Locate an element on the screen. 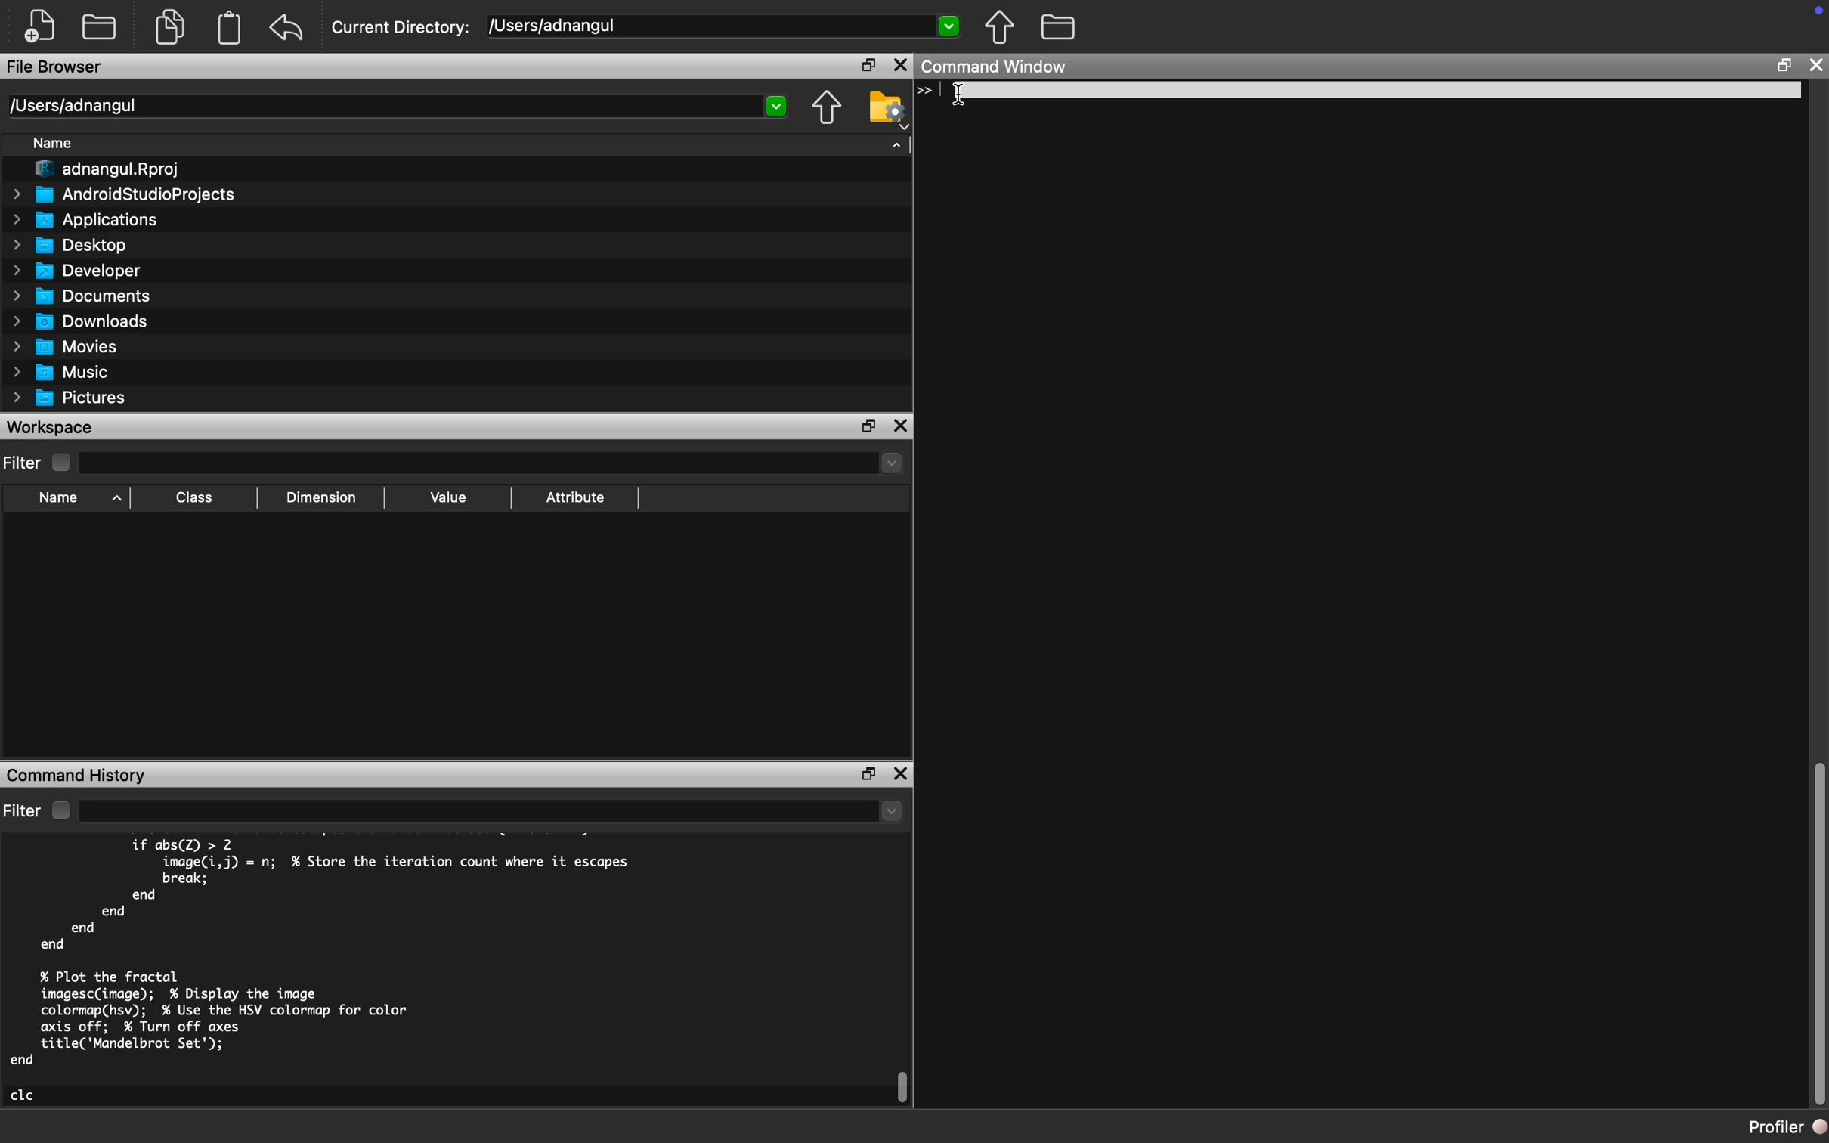 This screenshot has width=1829, height=1143. Workspace is located at coordinates (54, 427).